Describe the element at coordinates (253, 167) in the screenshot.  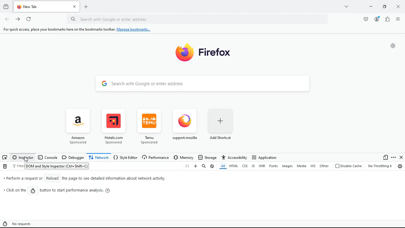
I see `js` at that location.